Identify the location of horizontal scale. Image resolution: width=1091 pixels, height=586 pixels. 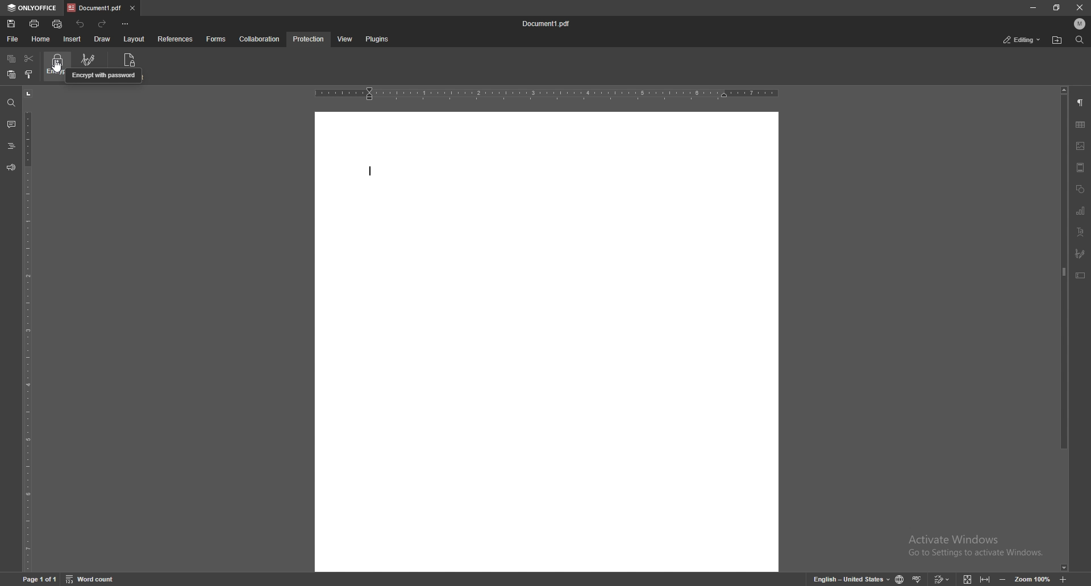
(546, 93).